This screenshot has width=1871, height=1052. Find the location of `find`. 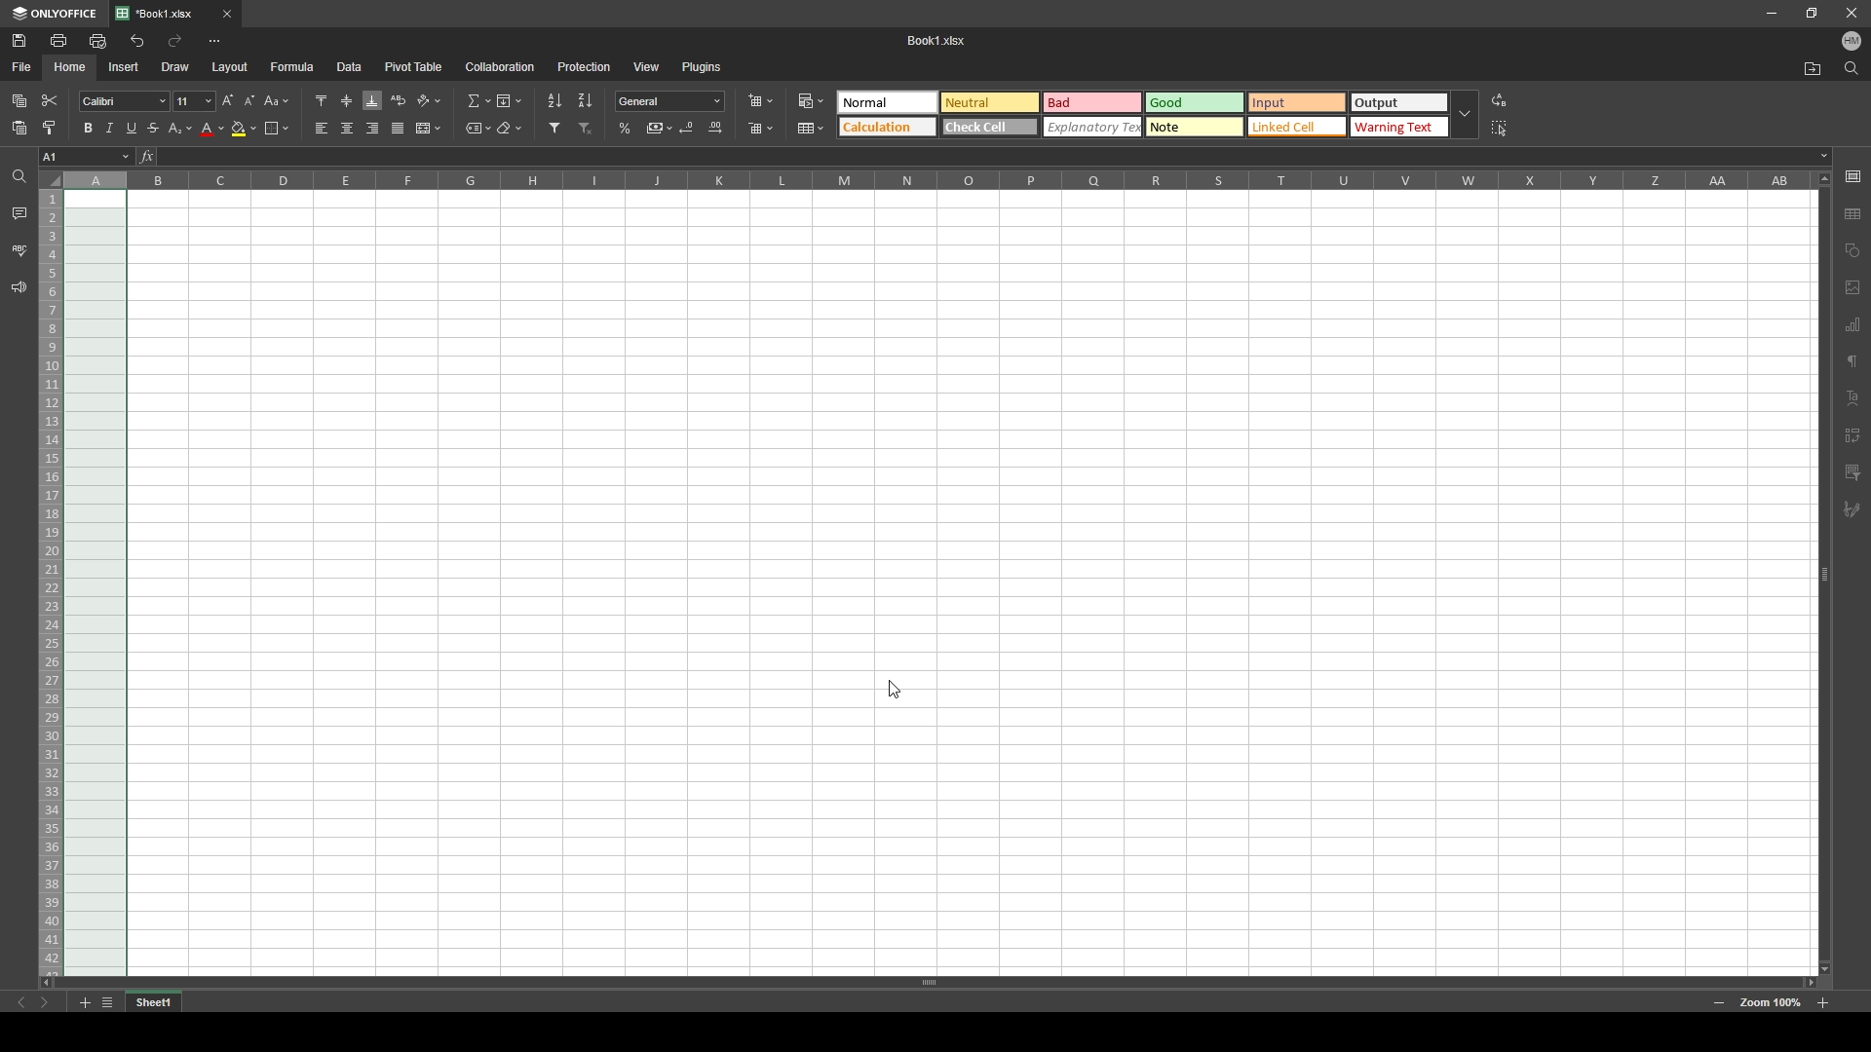

find is located at coordinates (1852, 69).